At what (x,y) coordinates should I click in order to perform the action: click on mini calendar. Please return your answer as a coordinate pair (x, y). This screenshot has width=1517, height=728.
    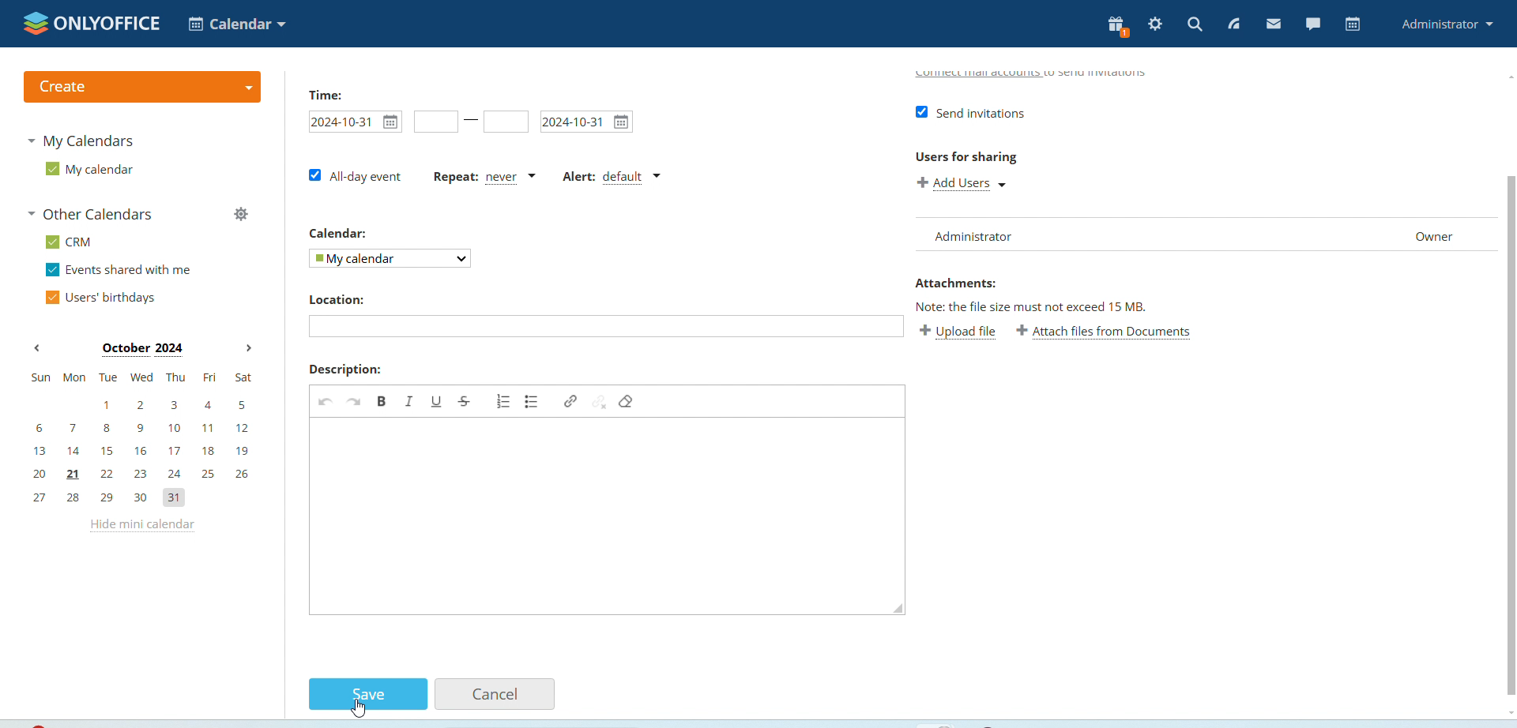
    Looking at the image, I should click on (144, 440).